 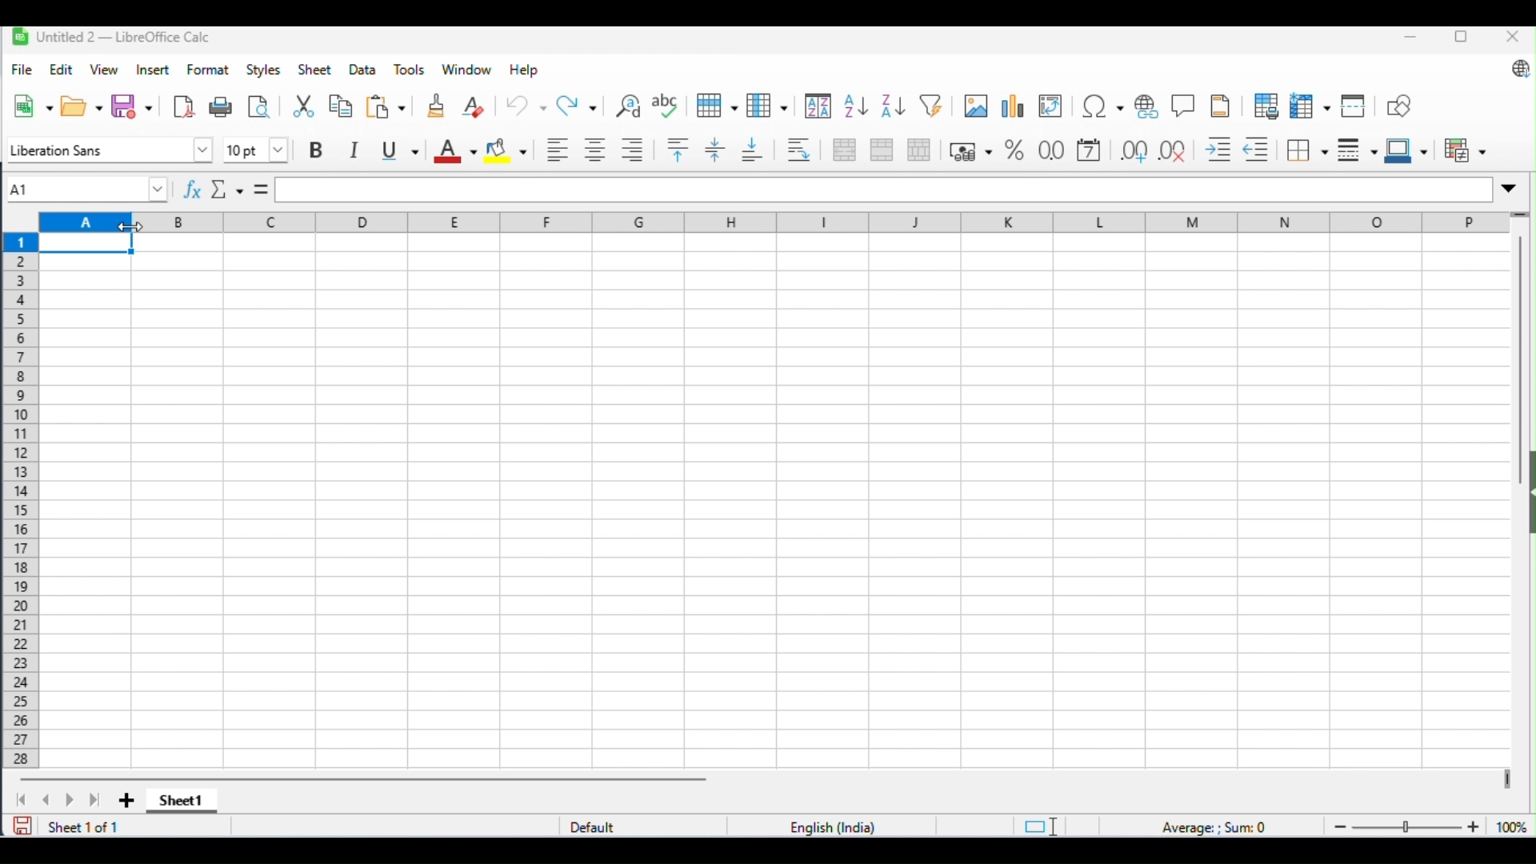 I want to click on conditional, so click(x=1463, y=147).